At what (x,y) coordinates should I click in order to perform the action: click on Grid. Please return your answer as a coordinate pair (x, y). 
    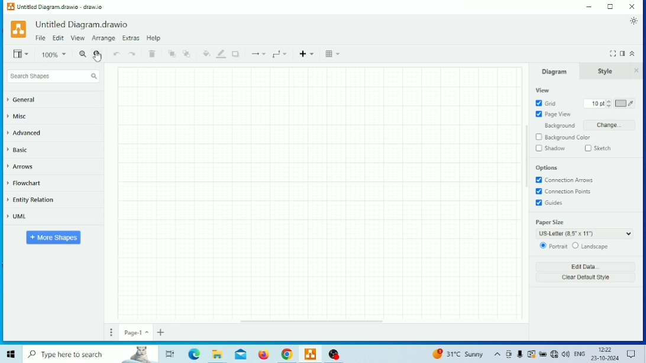
    Looking at the image, I should click on (546, 103).